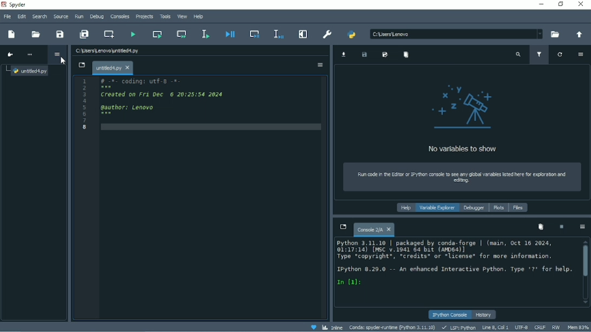  What do you see at coordinates (185, 107) in the screenshot?
I see `19 -e- codingt utt-p -o-
§ Created on pri onc o z0izsise 20s

S awthors onovo

io

8` at bounding box center [185, 107].